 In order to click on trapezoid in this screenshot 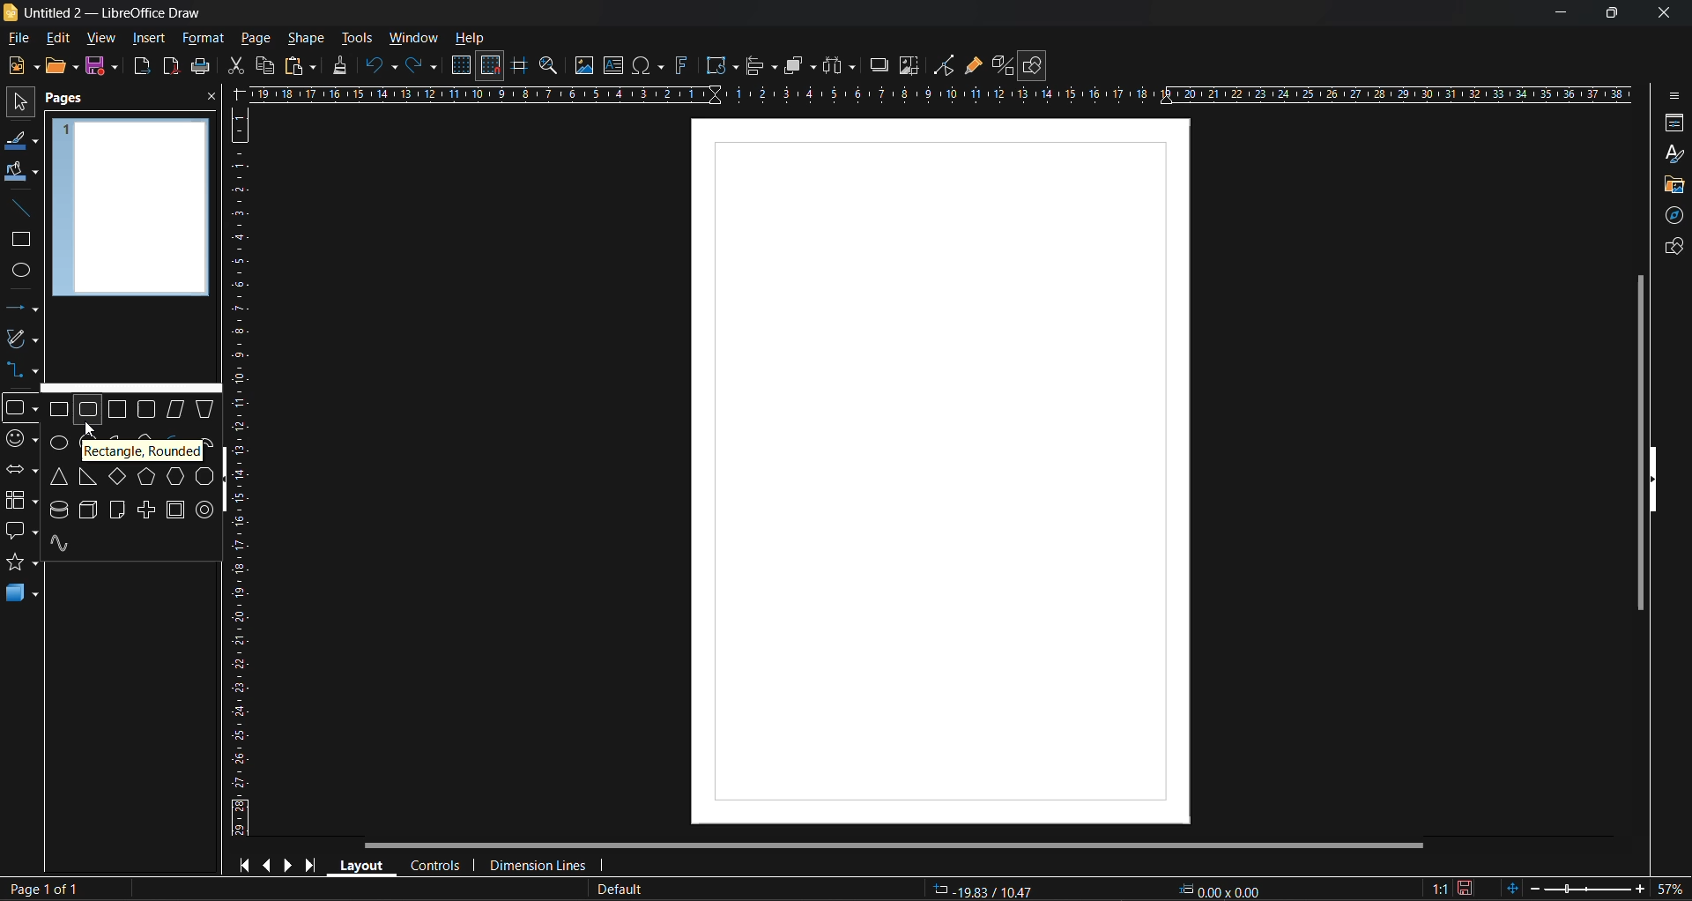, I will do `click(208, 407)`.